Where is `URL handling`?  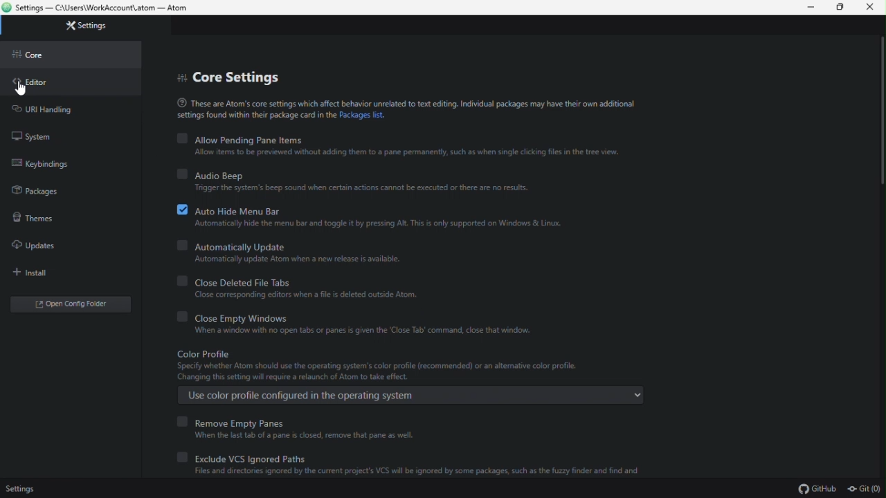 URL handling is located at coordinates (55, 111).